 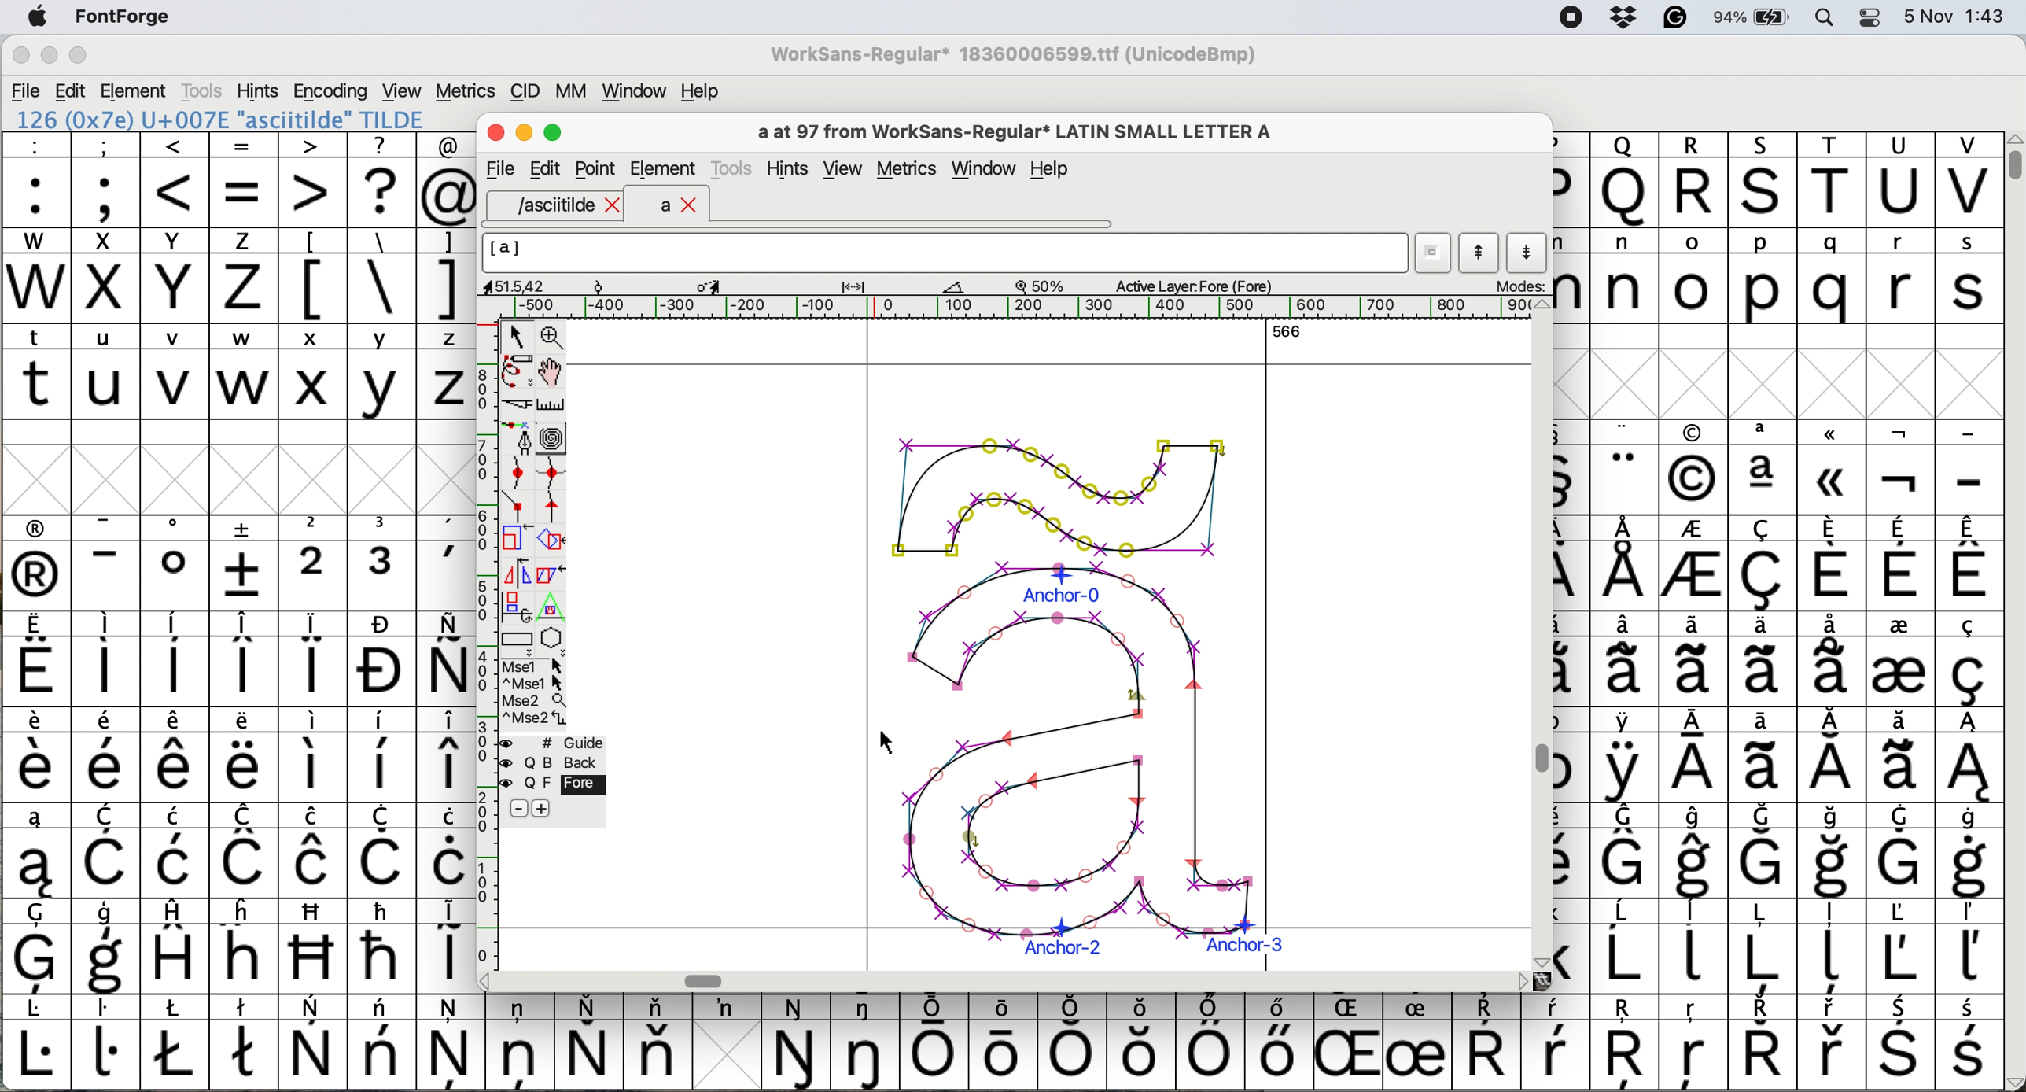 I want to click on 126 (0x7e) U+007E "asciitilde" TILDE, so click(x=222, y=119).